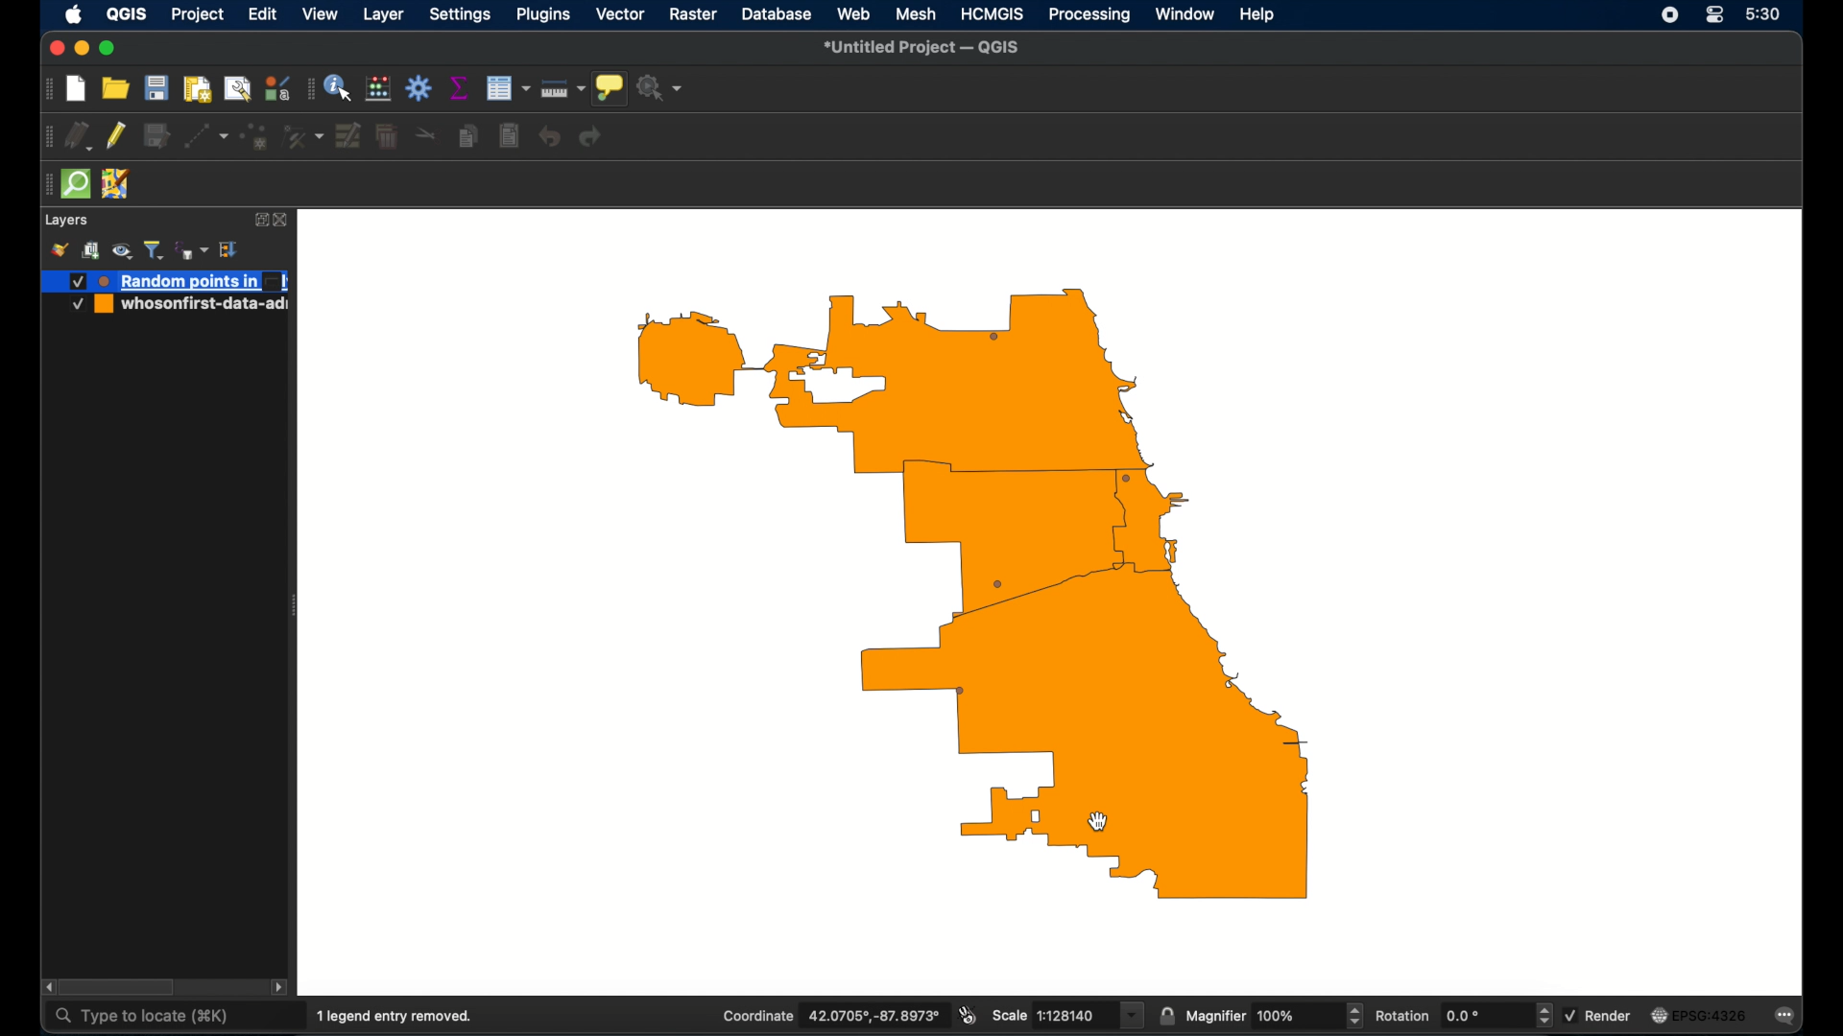  I want to click on expand all, so click(230, 249).